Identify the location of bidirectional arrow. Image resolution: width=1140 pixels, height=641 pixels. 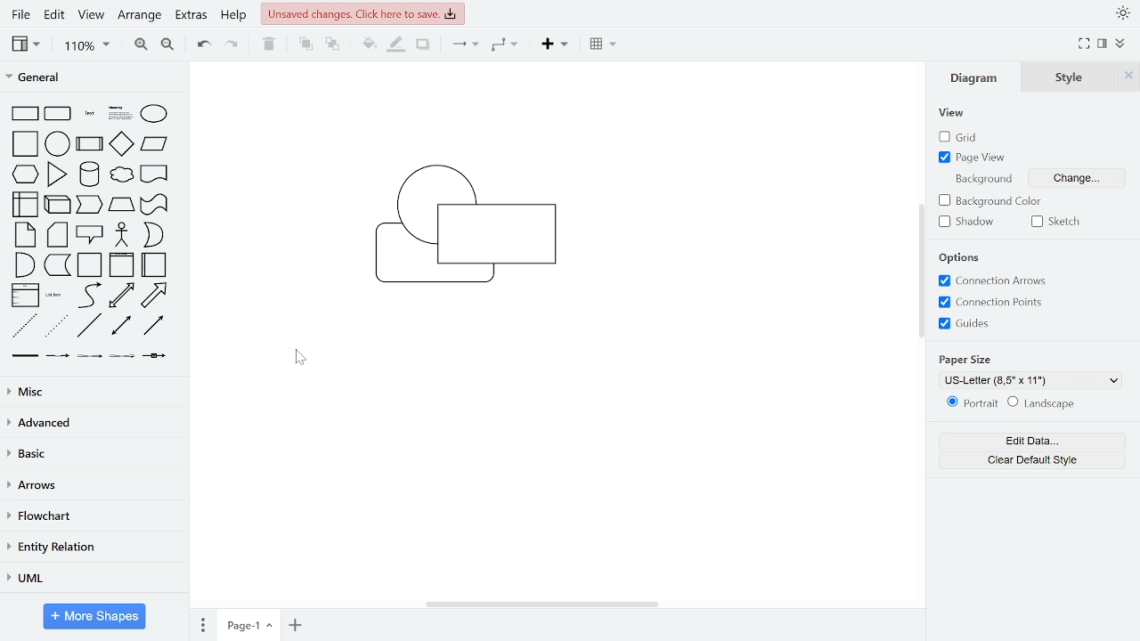
(122, 296).